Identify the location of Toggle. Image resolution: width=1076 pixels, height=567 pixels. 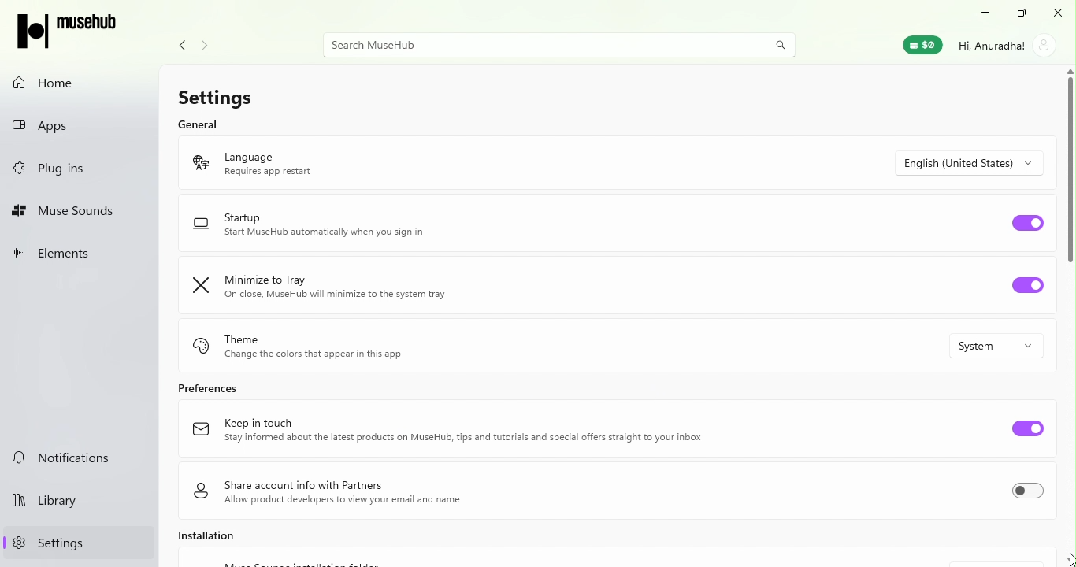
(1030, 225).